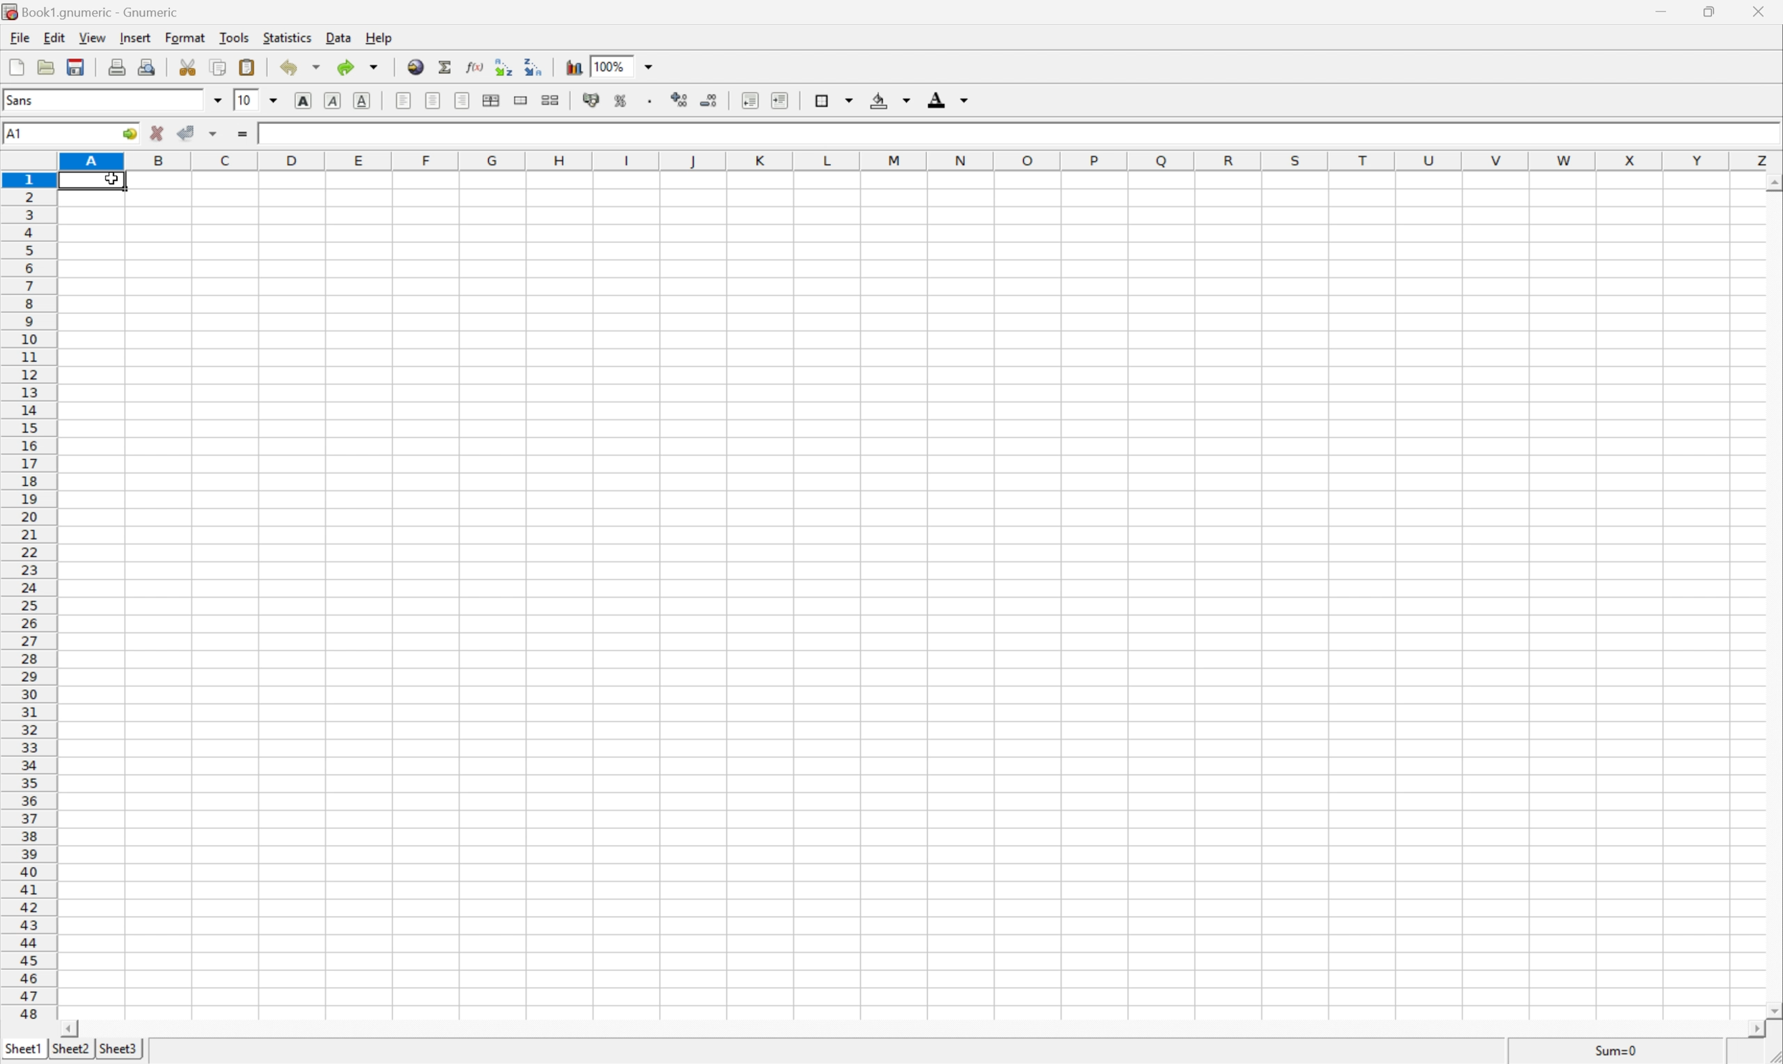 The height and width of the screenshot is (1064, 1783). I want to click on open file, so click(48, 65).